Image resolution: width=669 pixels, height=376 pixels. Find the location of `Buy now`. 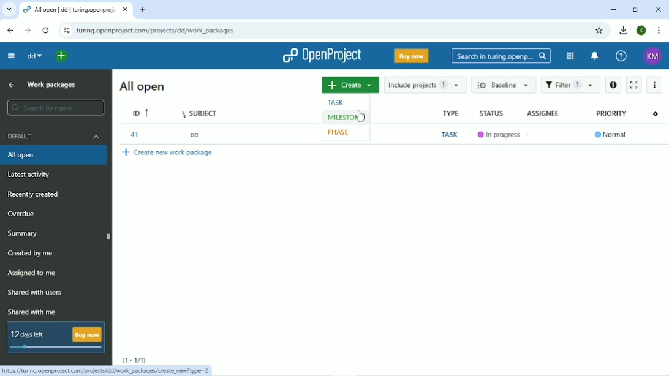

Buy now is located at coordinates (411, 56).